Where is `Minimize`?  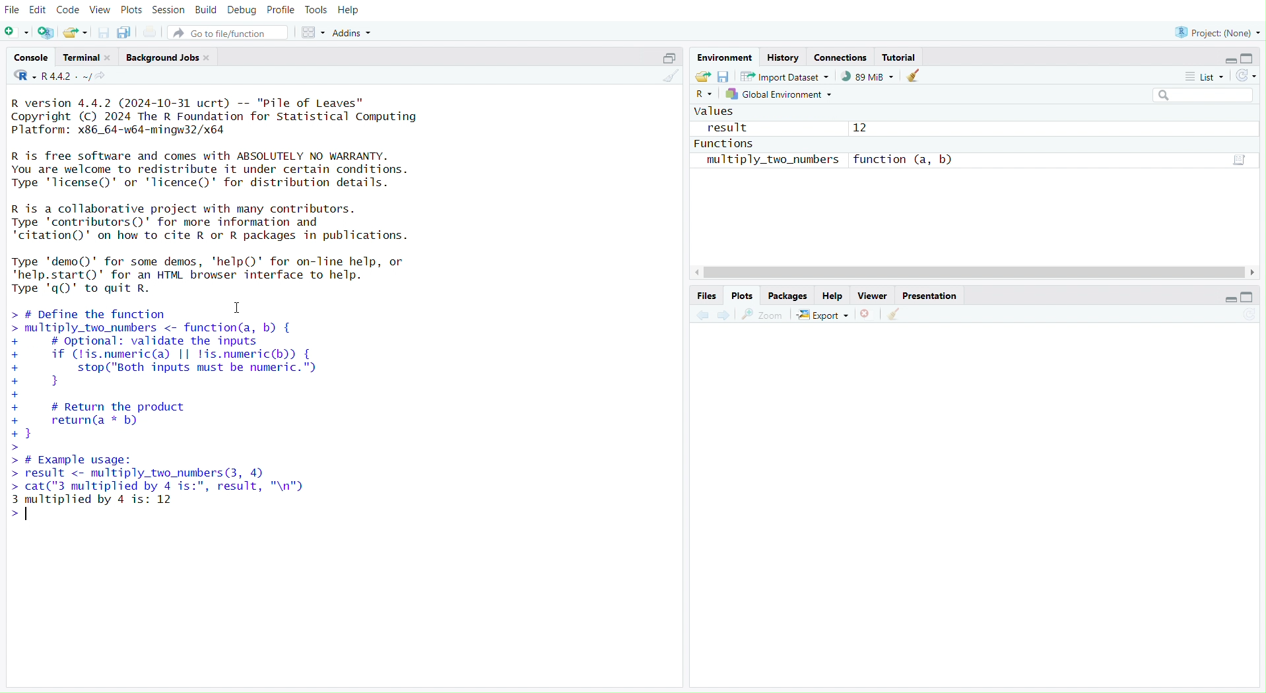
Minimize is located at coordinates (1227, 299).